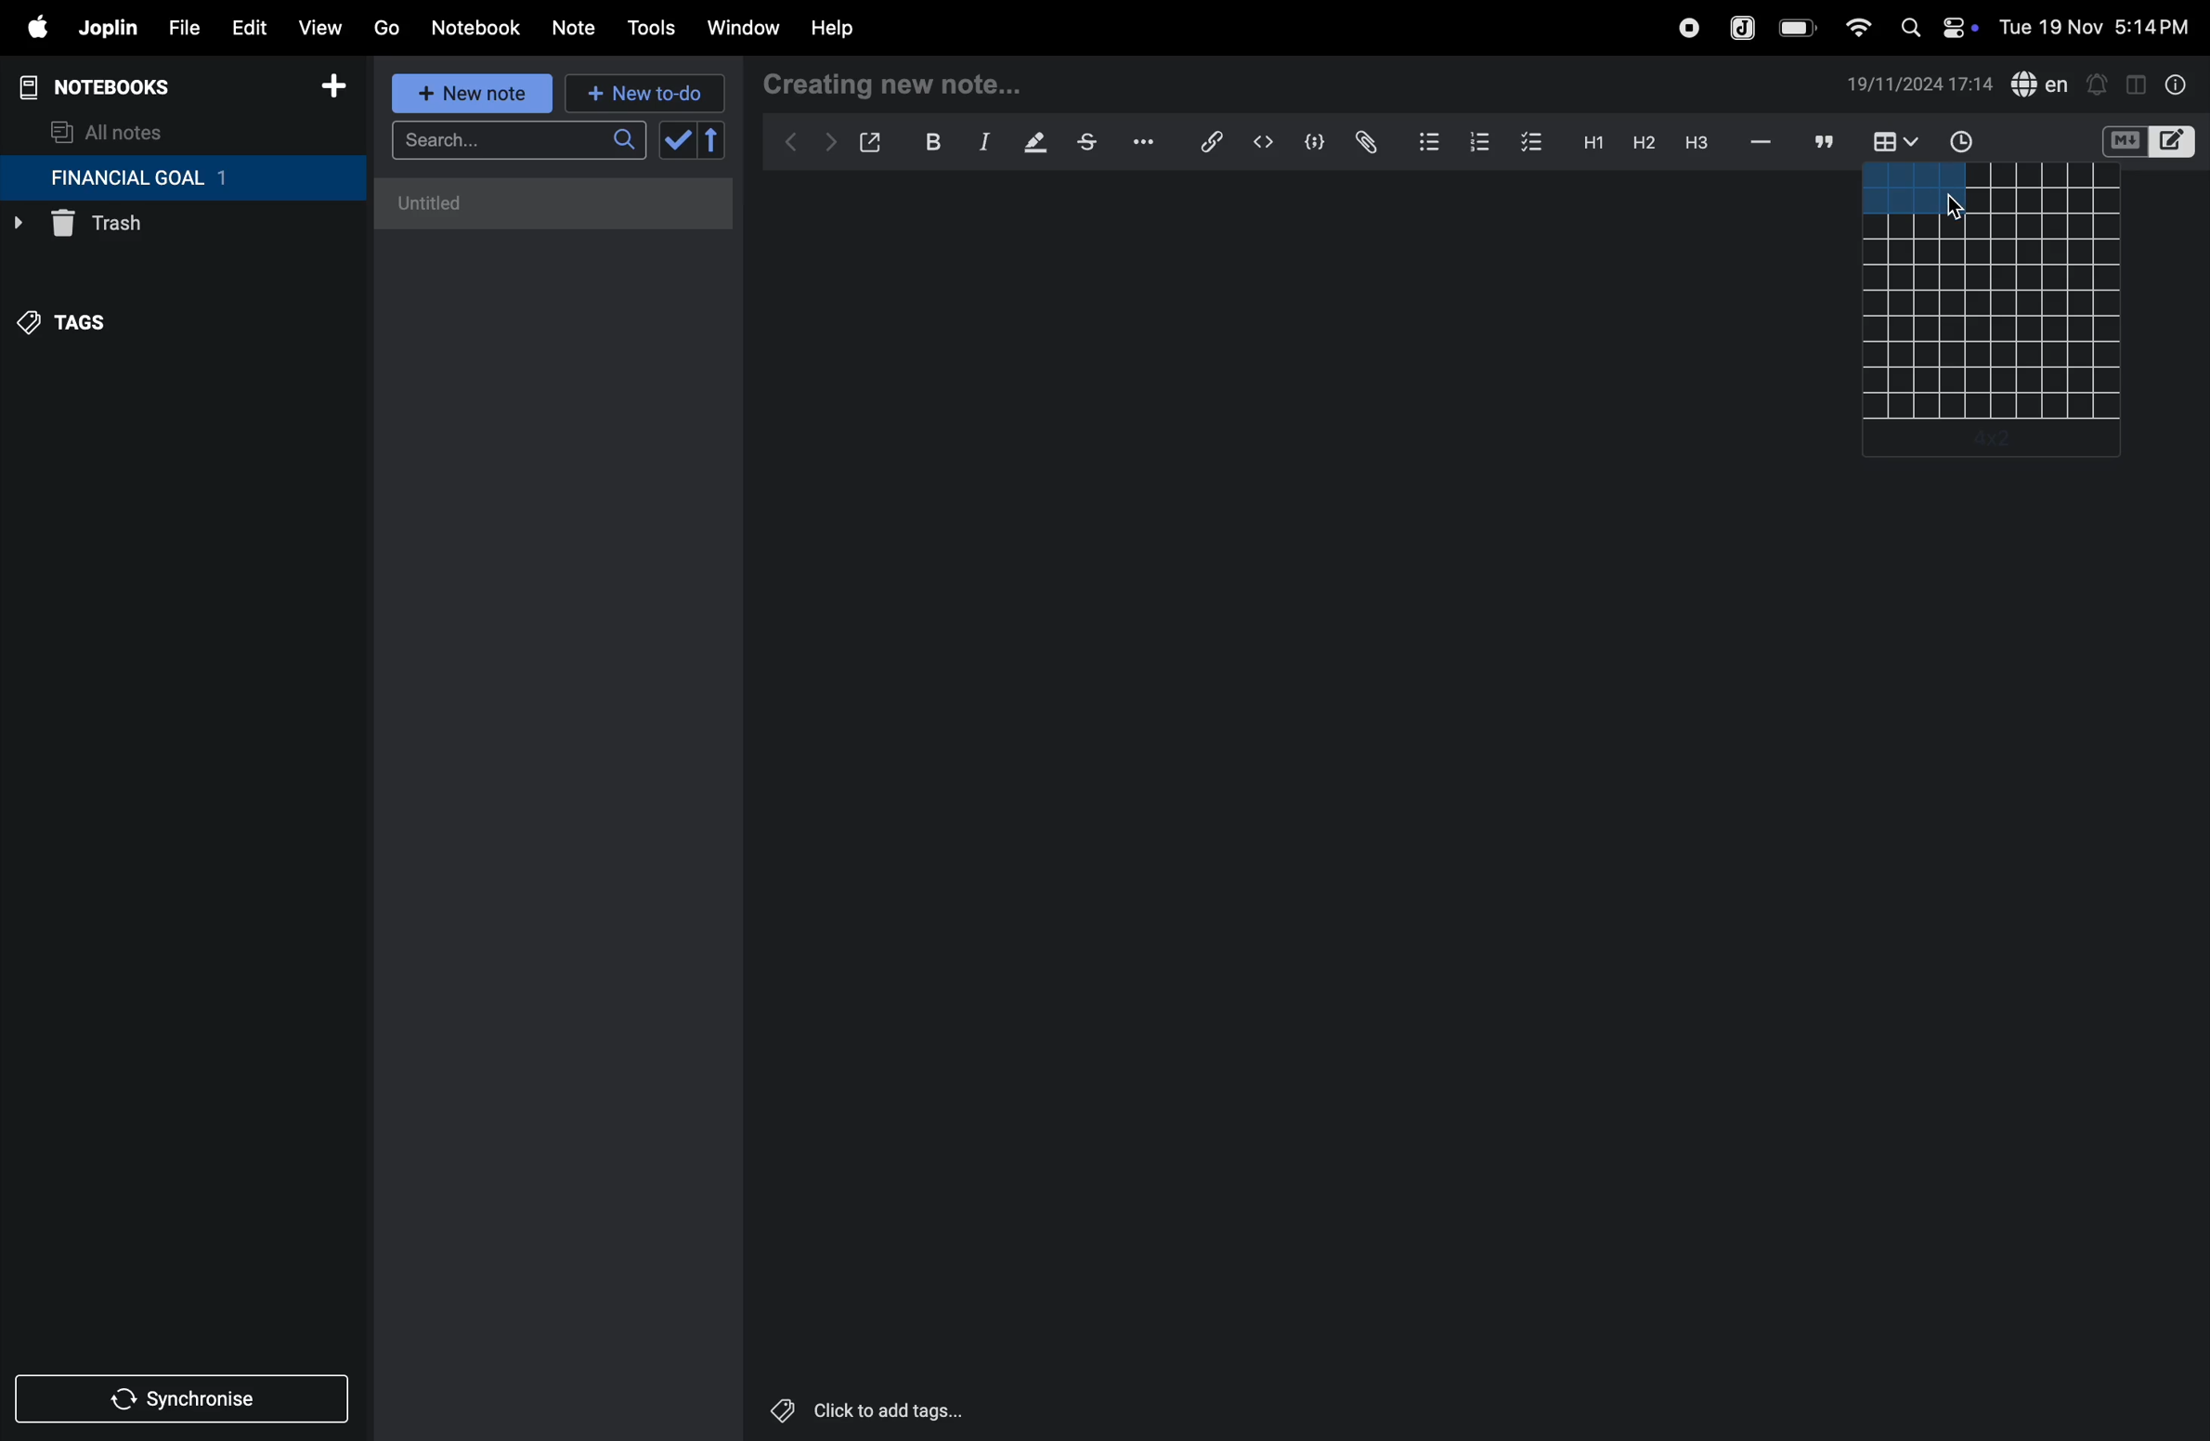 The width and height of the screenshot is (2210, 1441). Describe the element at coordinates (923, 141) in the screenshot. I see `bold` at that location.